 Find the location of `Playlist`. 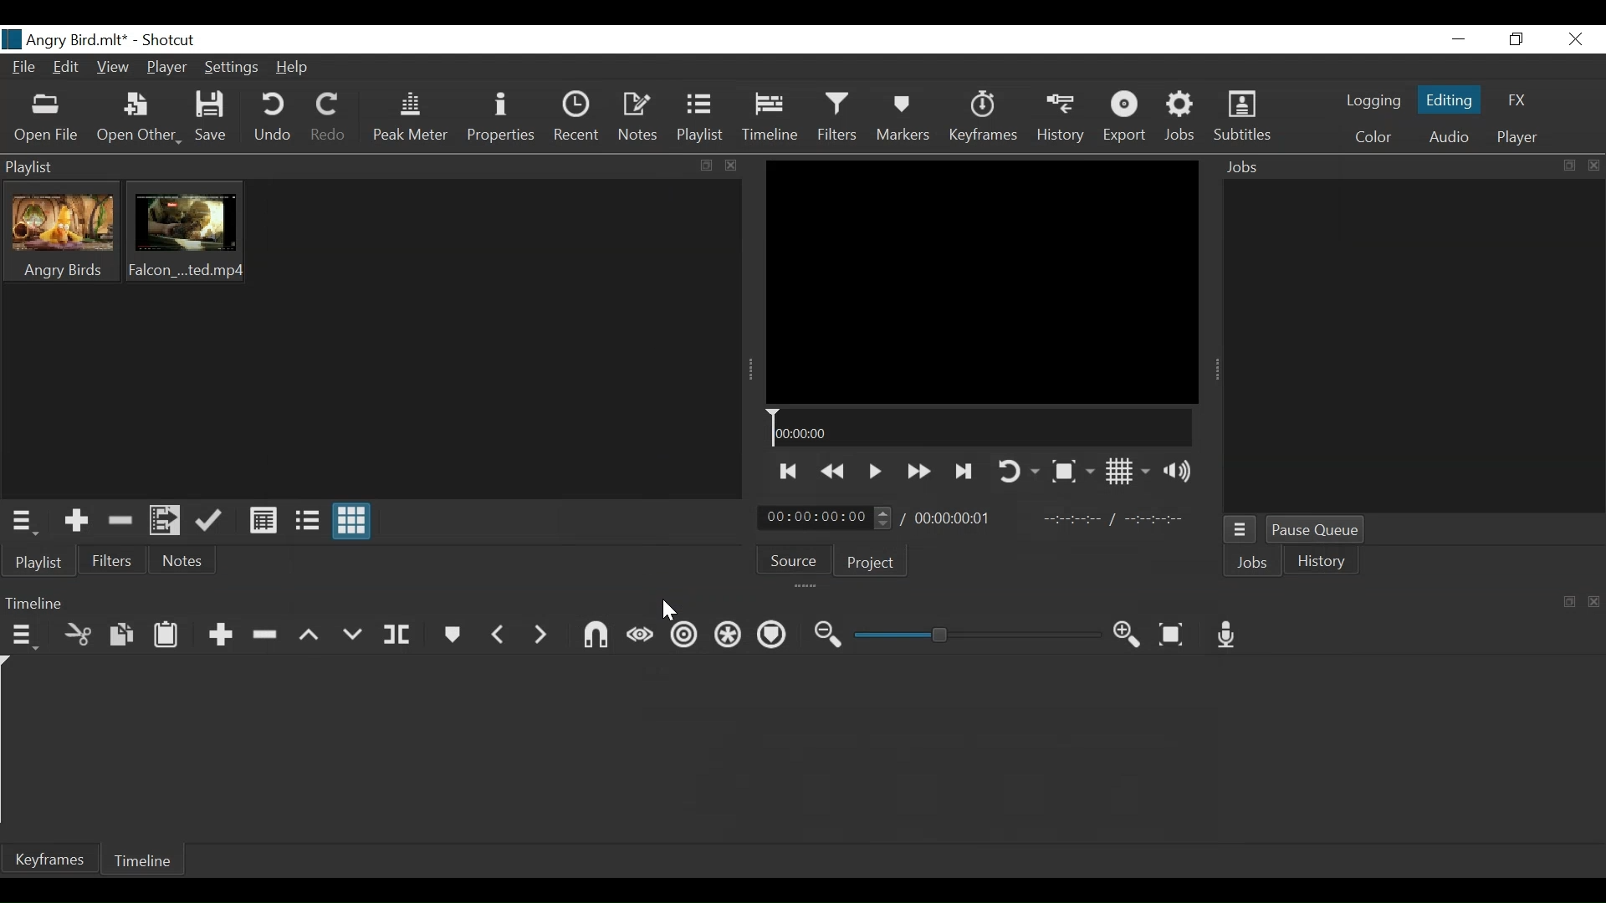

Playlist is located at coordinates (703, 120).